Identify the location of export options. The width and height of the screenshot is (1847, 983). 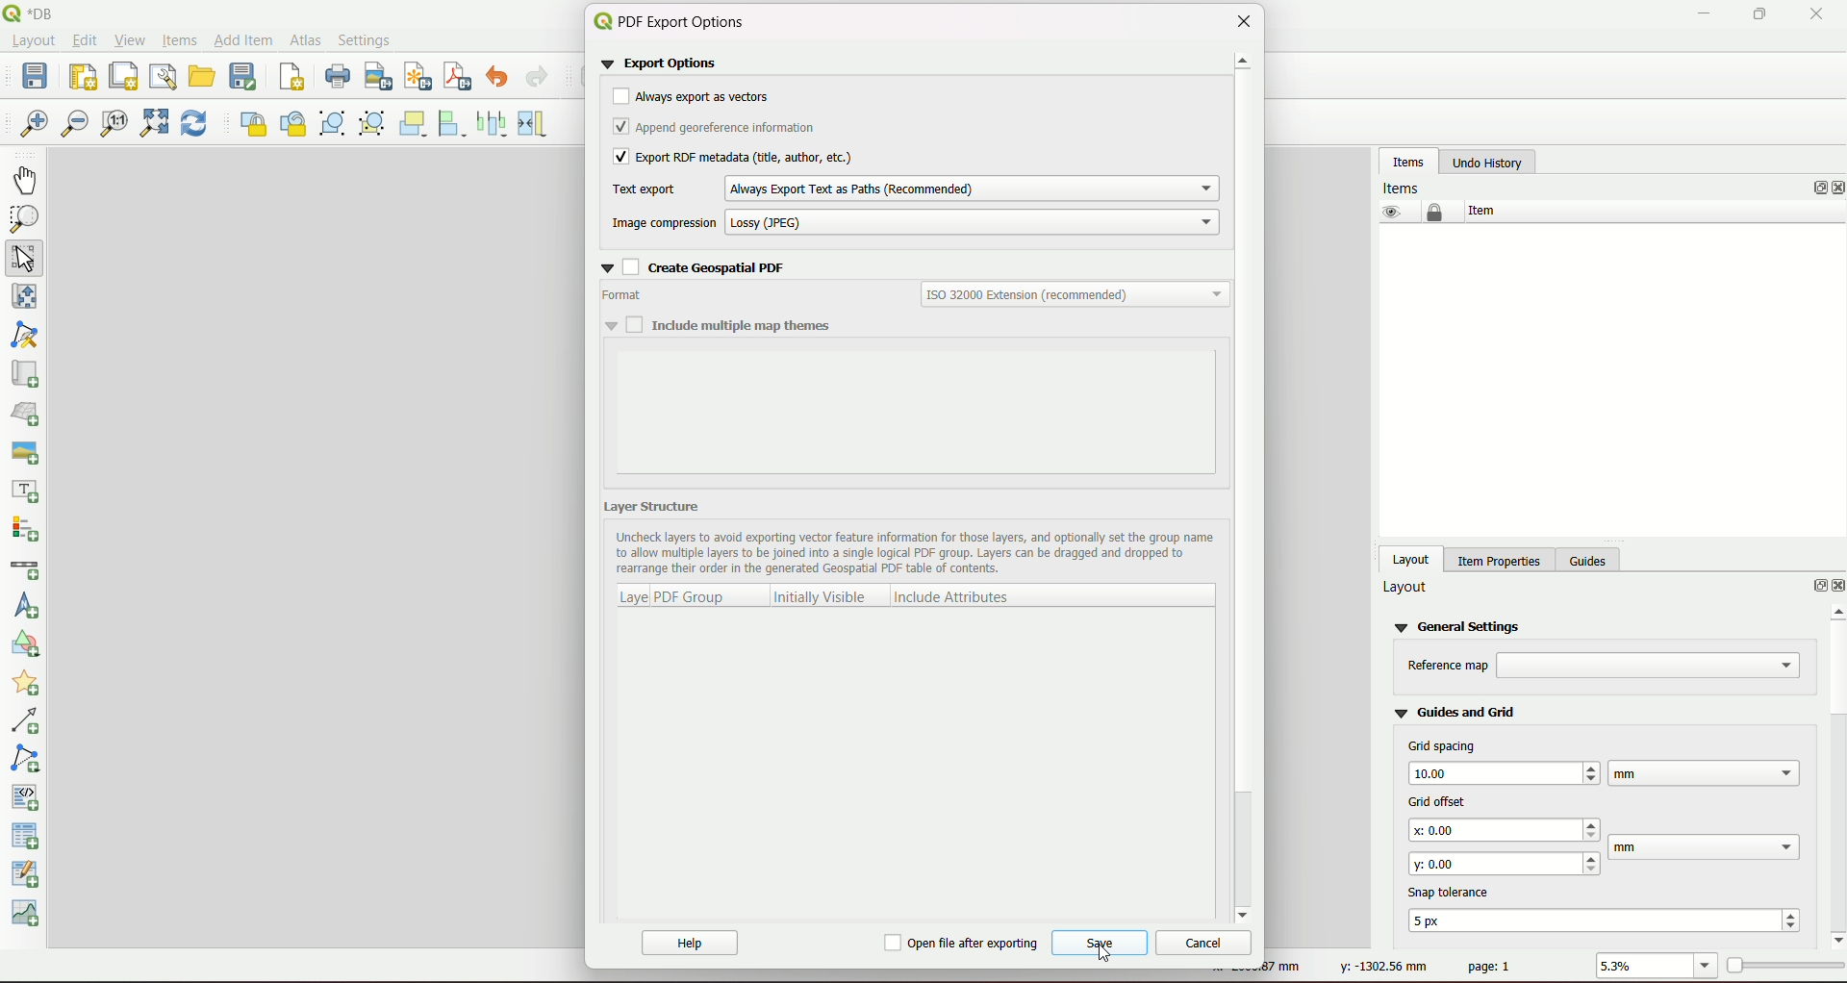
(666, 63).